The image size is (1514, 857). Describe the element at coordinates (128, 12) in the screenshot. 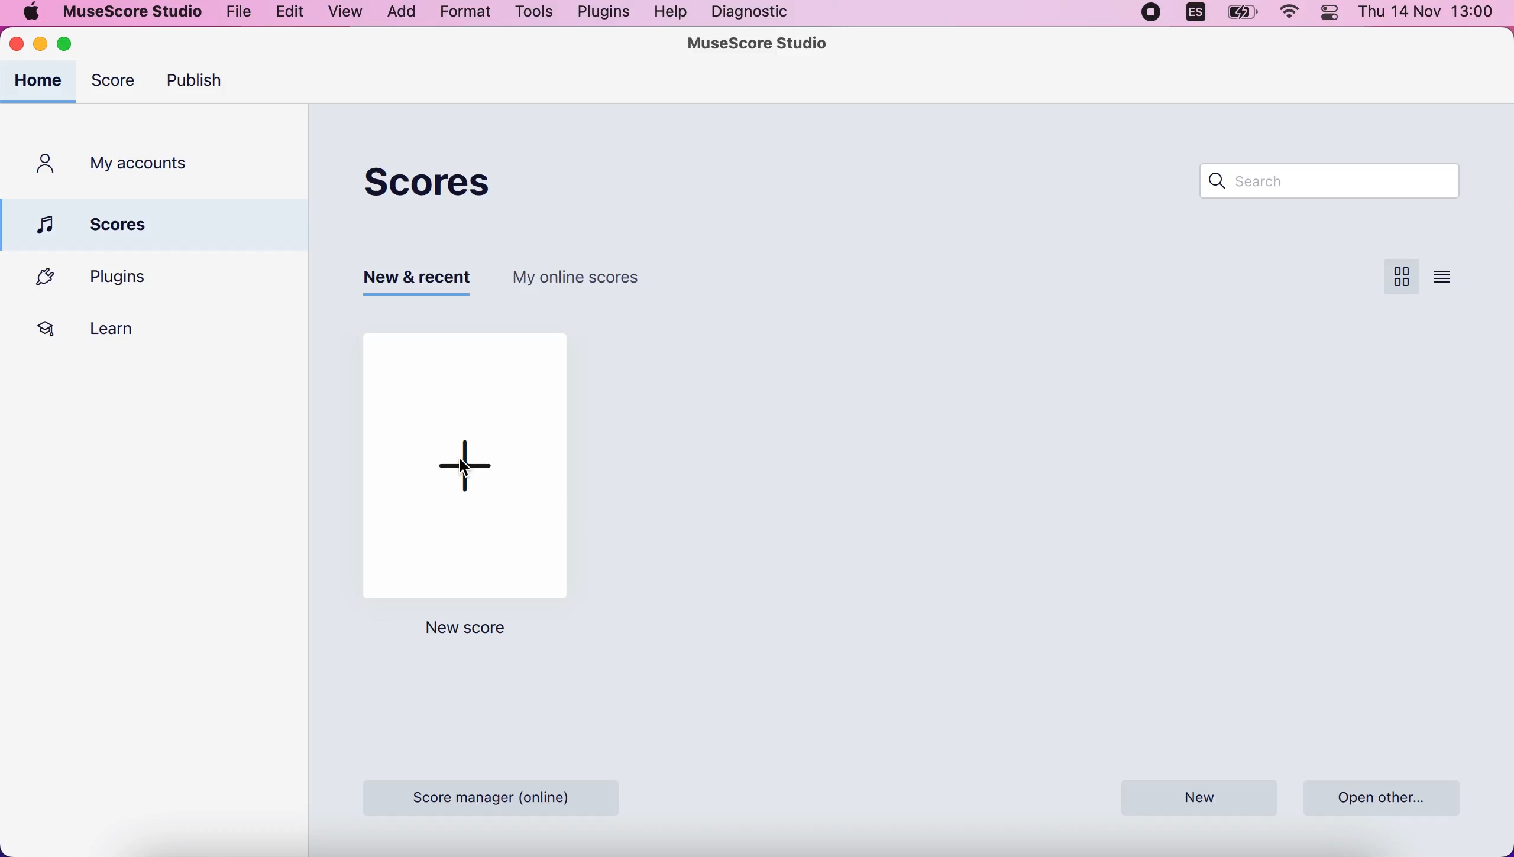

I see `musescore studio` at that location.